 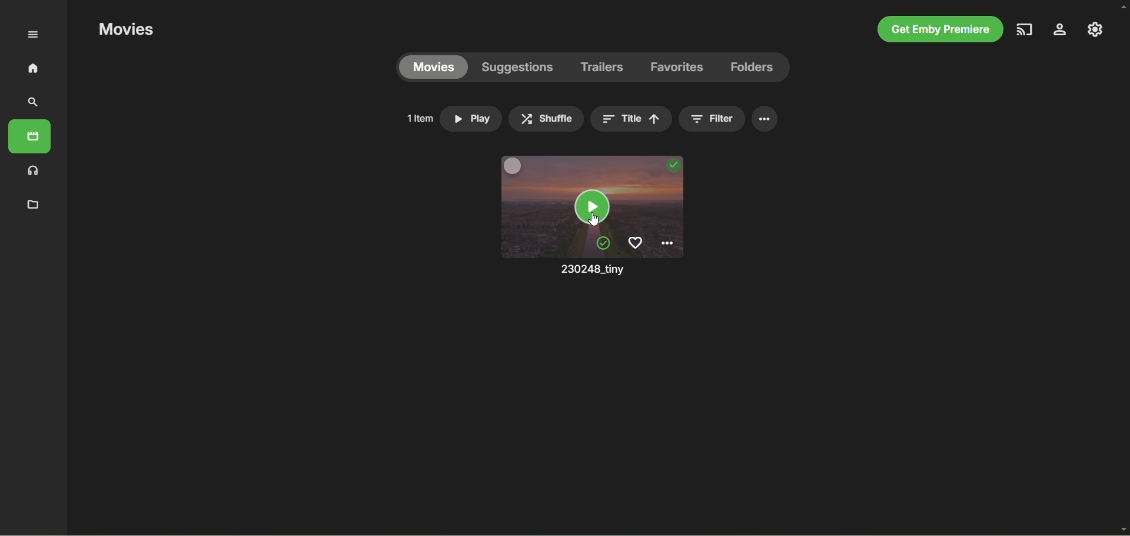 What do you see at coordinates (517, 69) in the screenshot?
I see `suggestions` at bounding box center [517, 69].